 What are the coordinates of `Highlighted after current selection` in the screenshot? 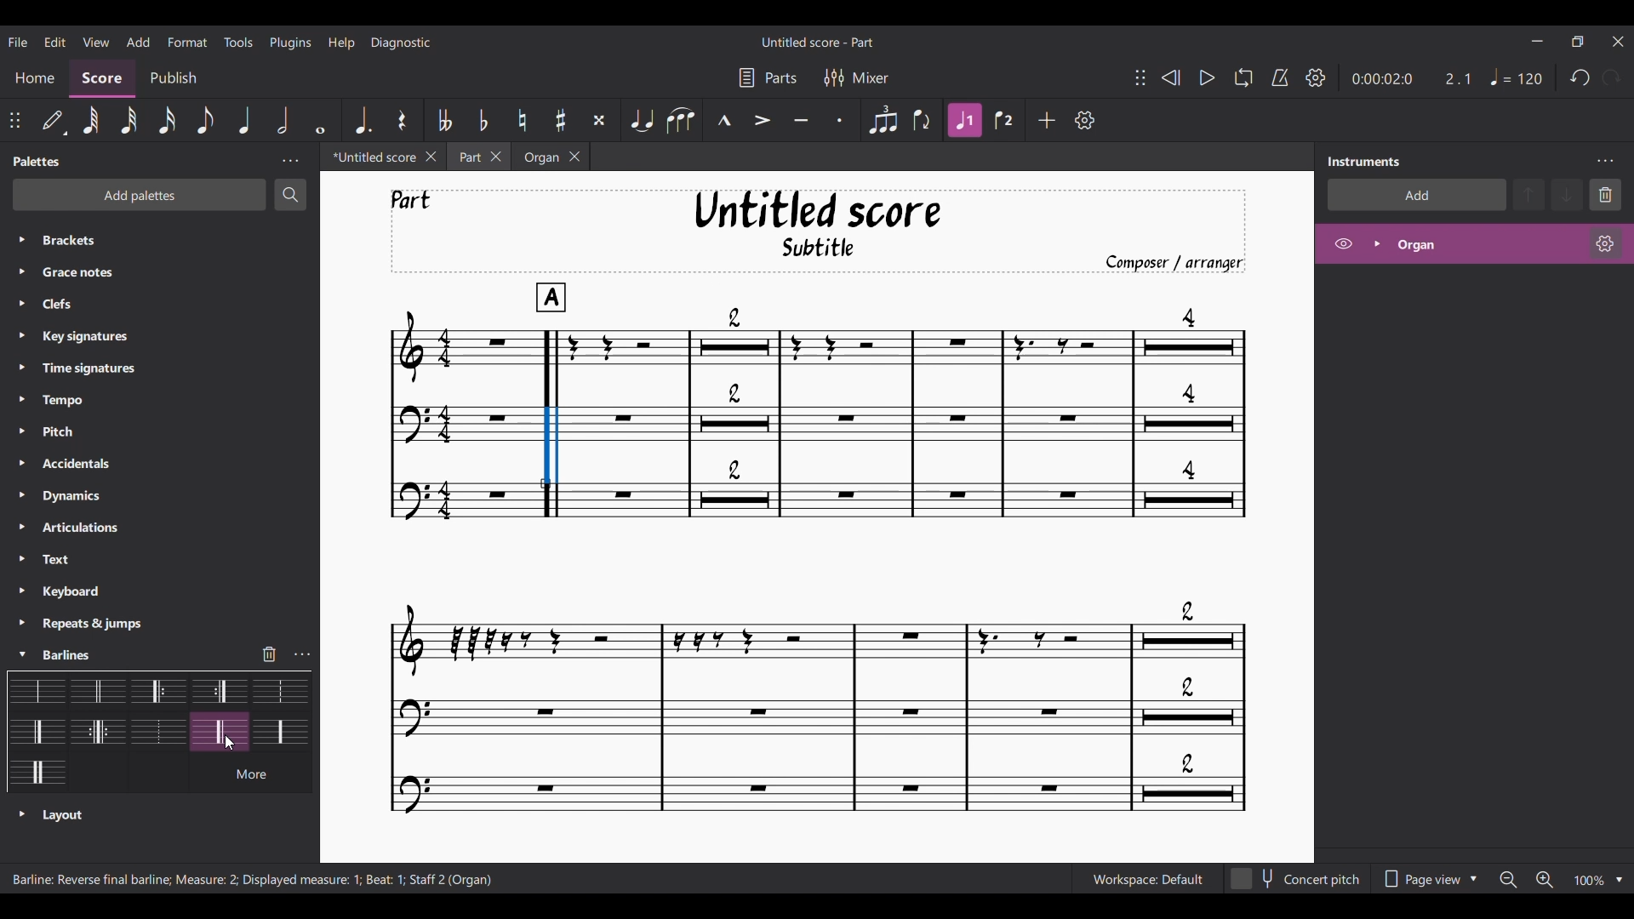 It's located at (1473, 243).